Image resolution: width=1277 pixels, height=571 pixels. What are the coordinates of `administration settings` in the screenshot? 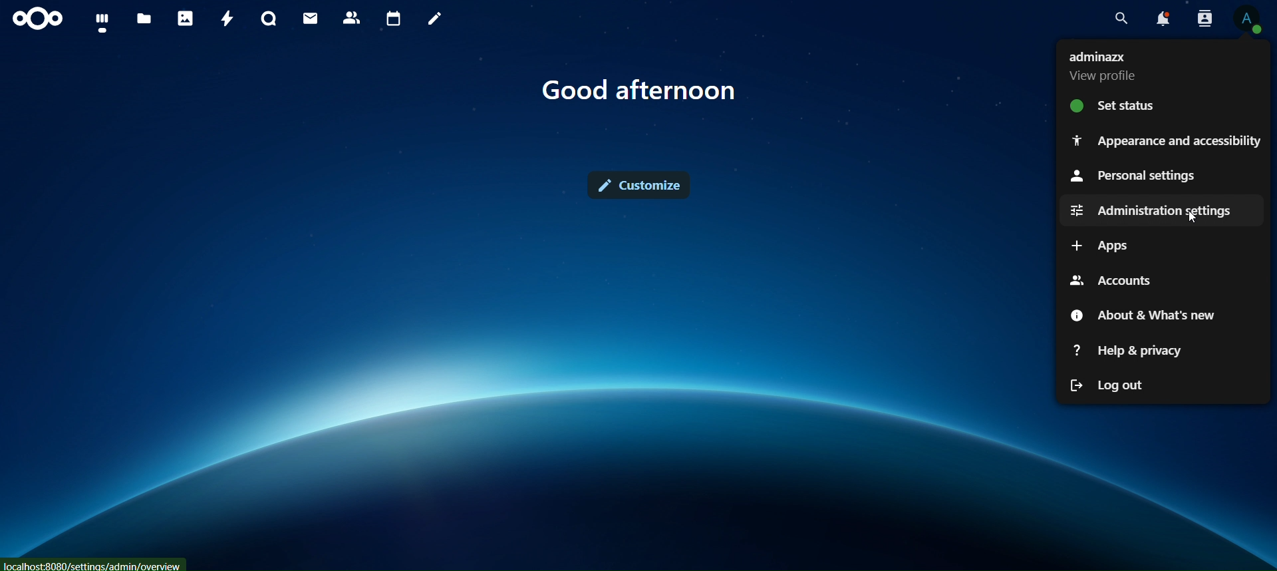 It's located at (1160, 210).